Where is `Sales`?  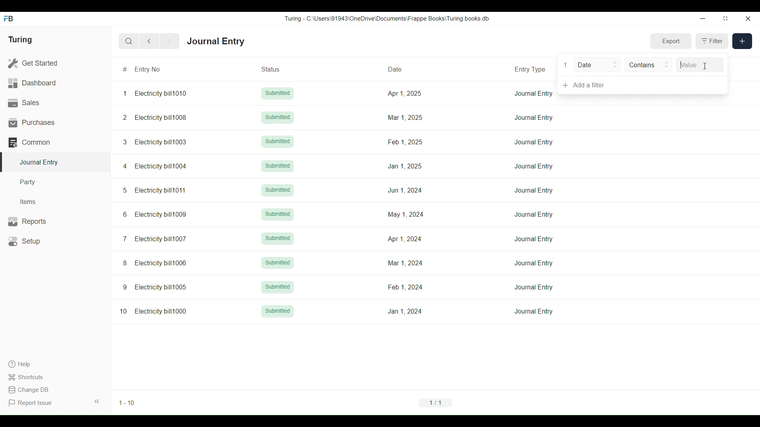
Sales is located at coordinates (55, 103).